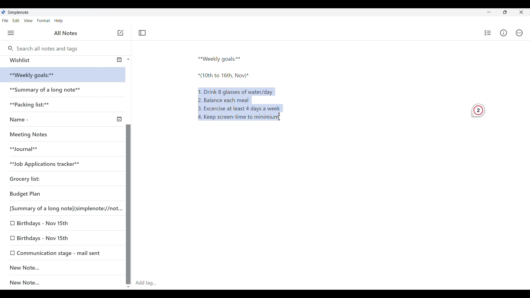 This screenshot has height=298, width=530. I want to click on Birthdays - Nov 15th, so click(56, 224).